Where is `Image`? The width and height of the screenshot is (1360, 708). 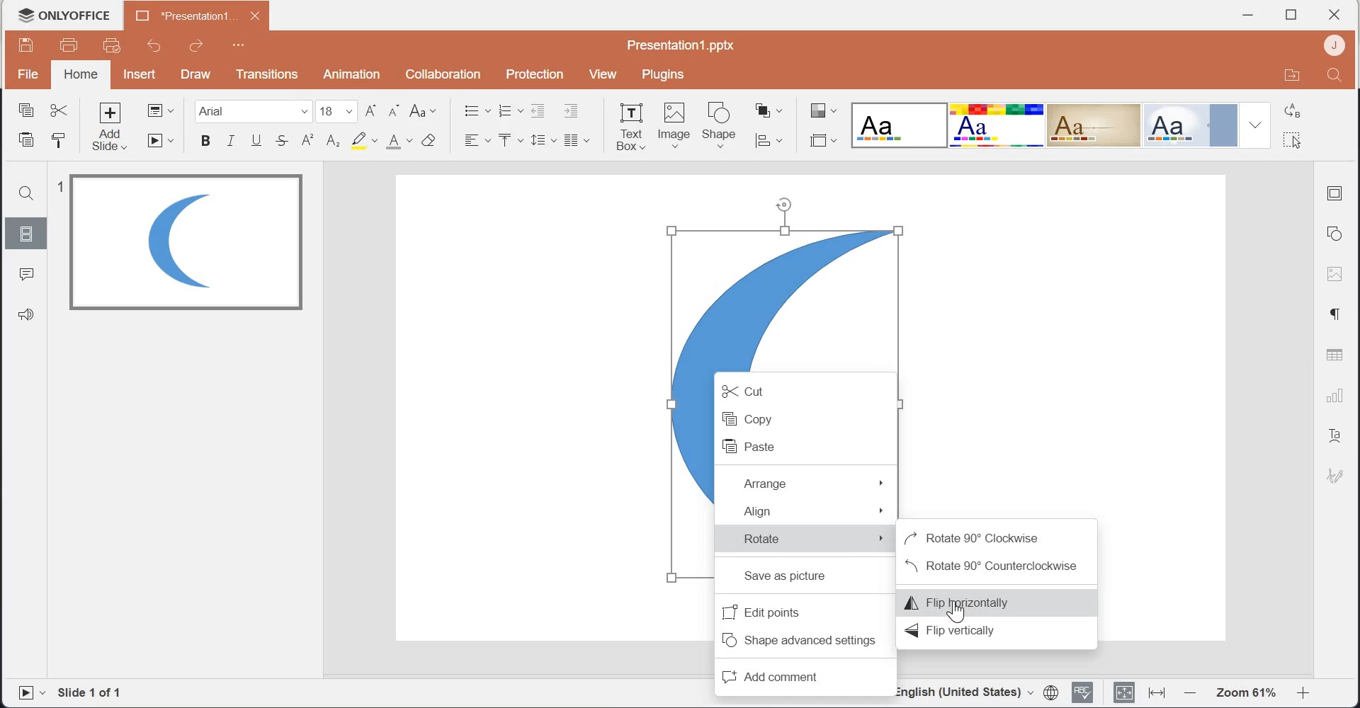
Image is located at coordinates (1336, 275).